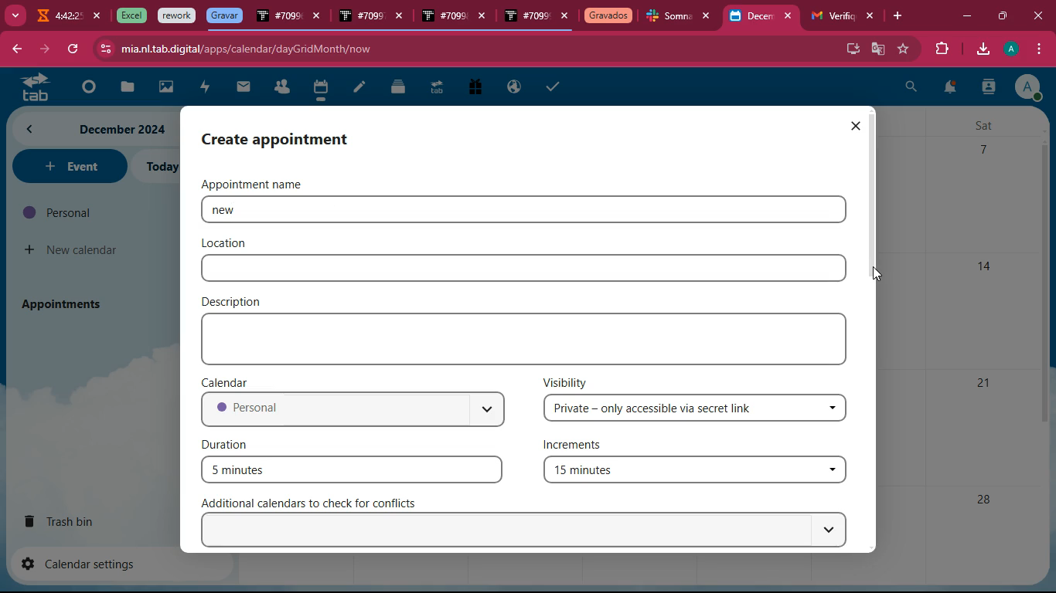 The image size is (1056, 593). I want to click on user, so click(988, 89).